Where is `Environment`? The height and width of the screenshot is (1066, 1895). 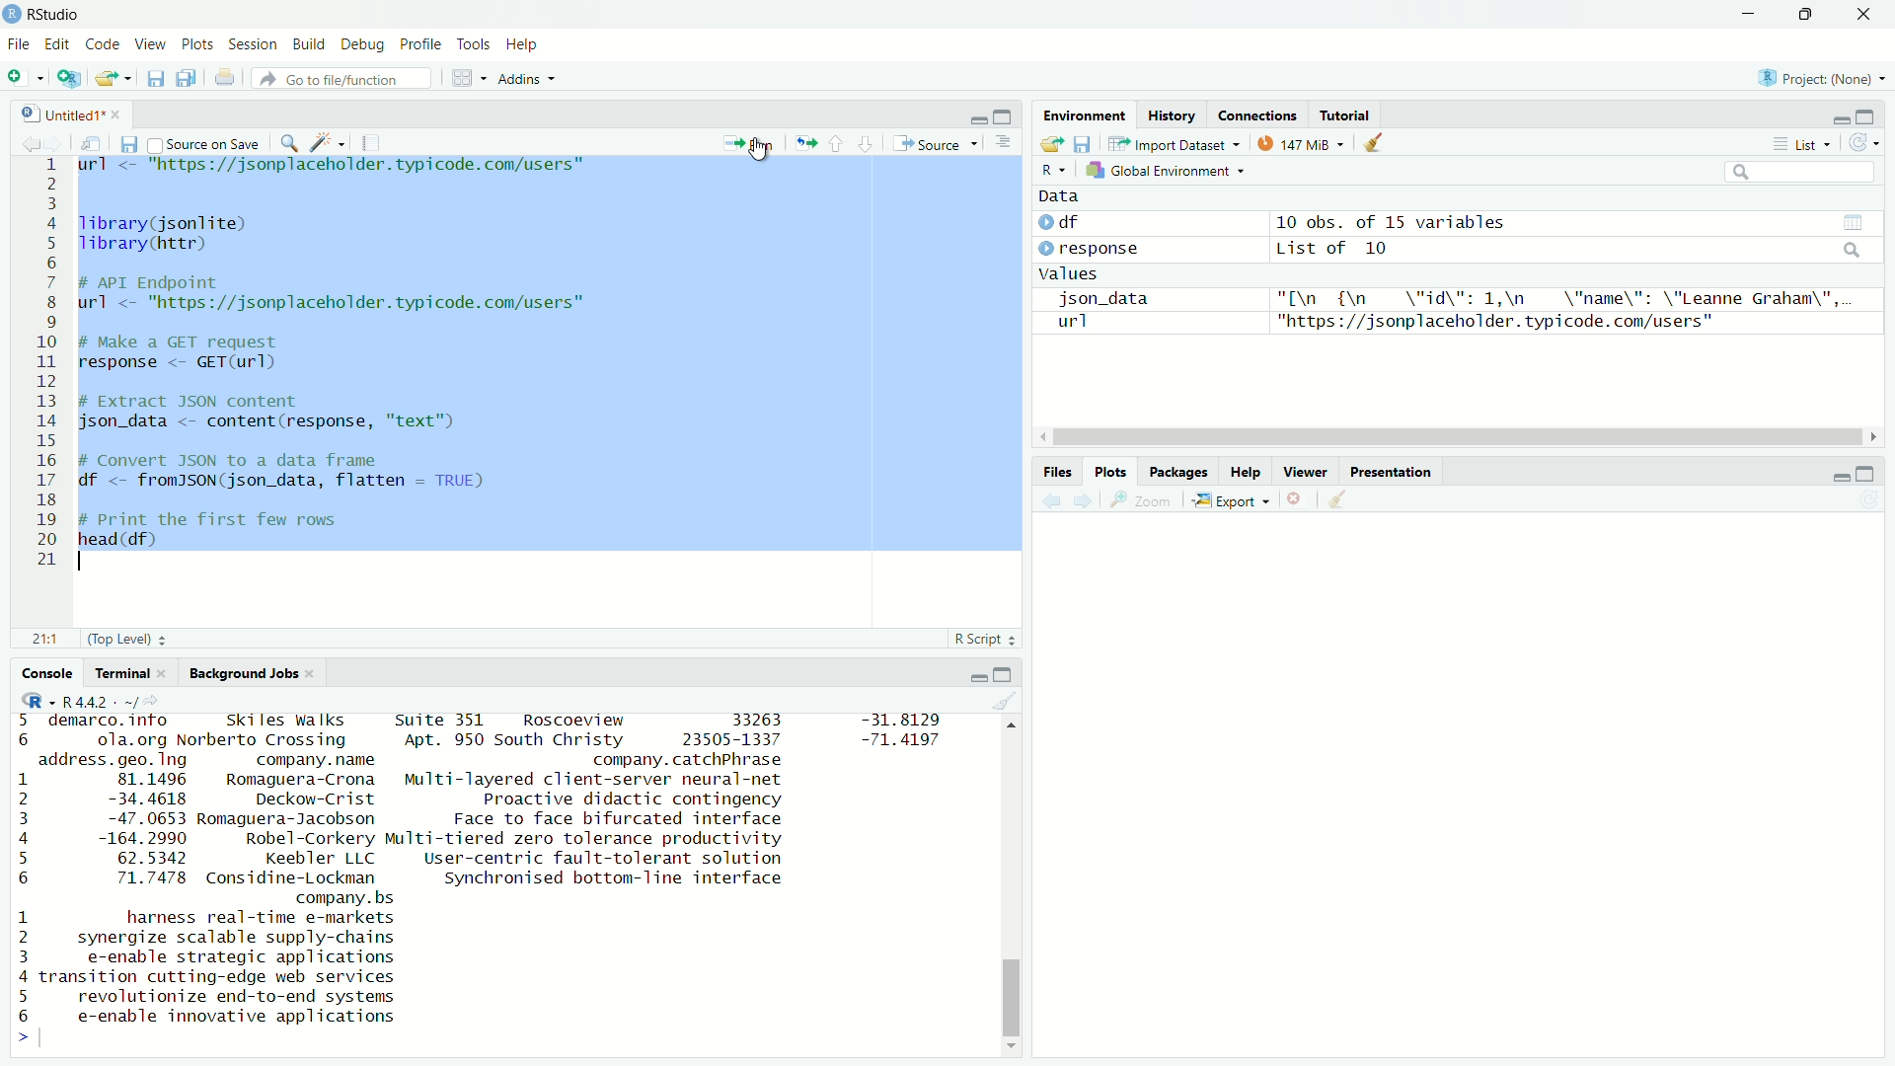
Environment is located at coordinates (1085, 117).